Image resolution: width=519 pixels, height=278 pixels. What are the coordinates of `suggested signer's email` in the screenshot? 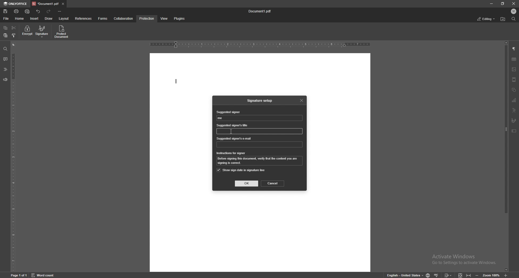 It's located at (234, 139).